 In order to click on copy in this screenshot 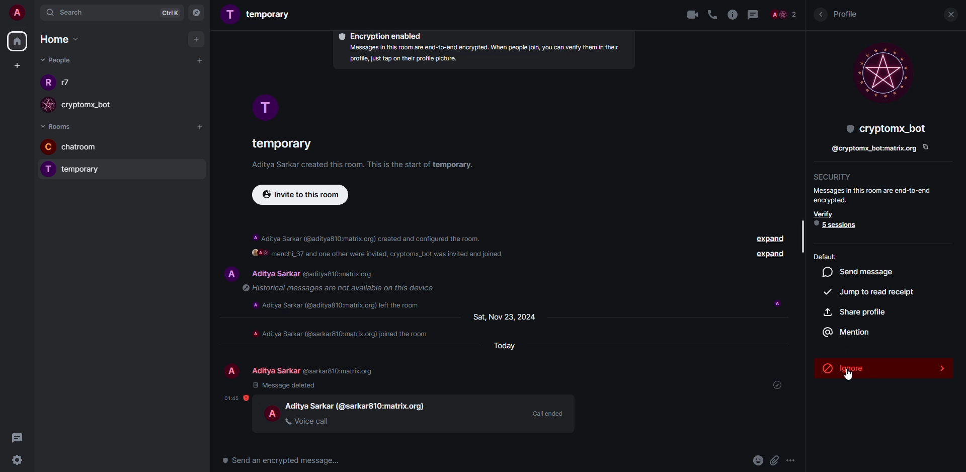, I will do `click(925, 147)`.